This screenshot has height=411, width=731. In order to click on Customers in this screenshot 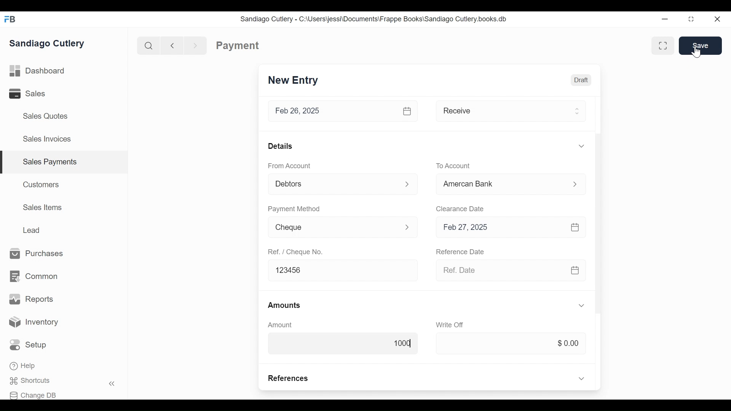, I will do `click(42, 184)`.